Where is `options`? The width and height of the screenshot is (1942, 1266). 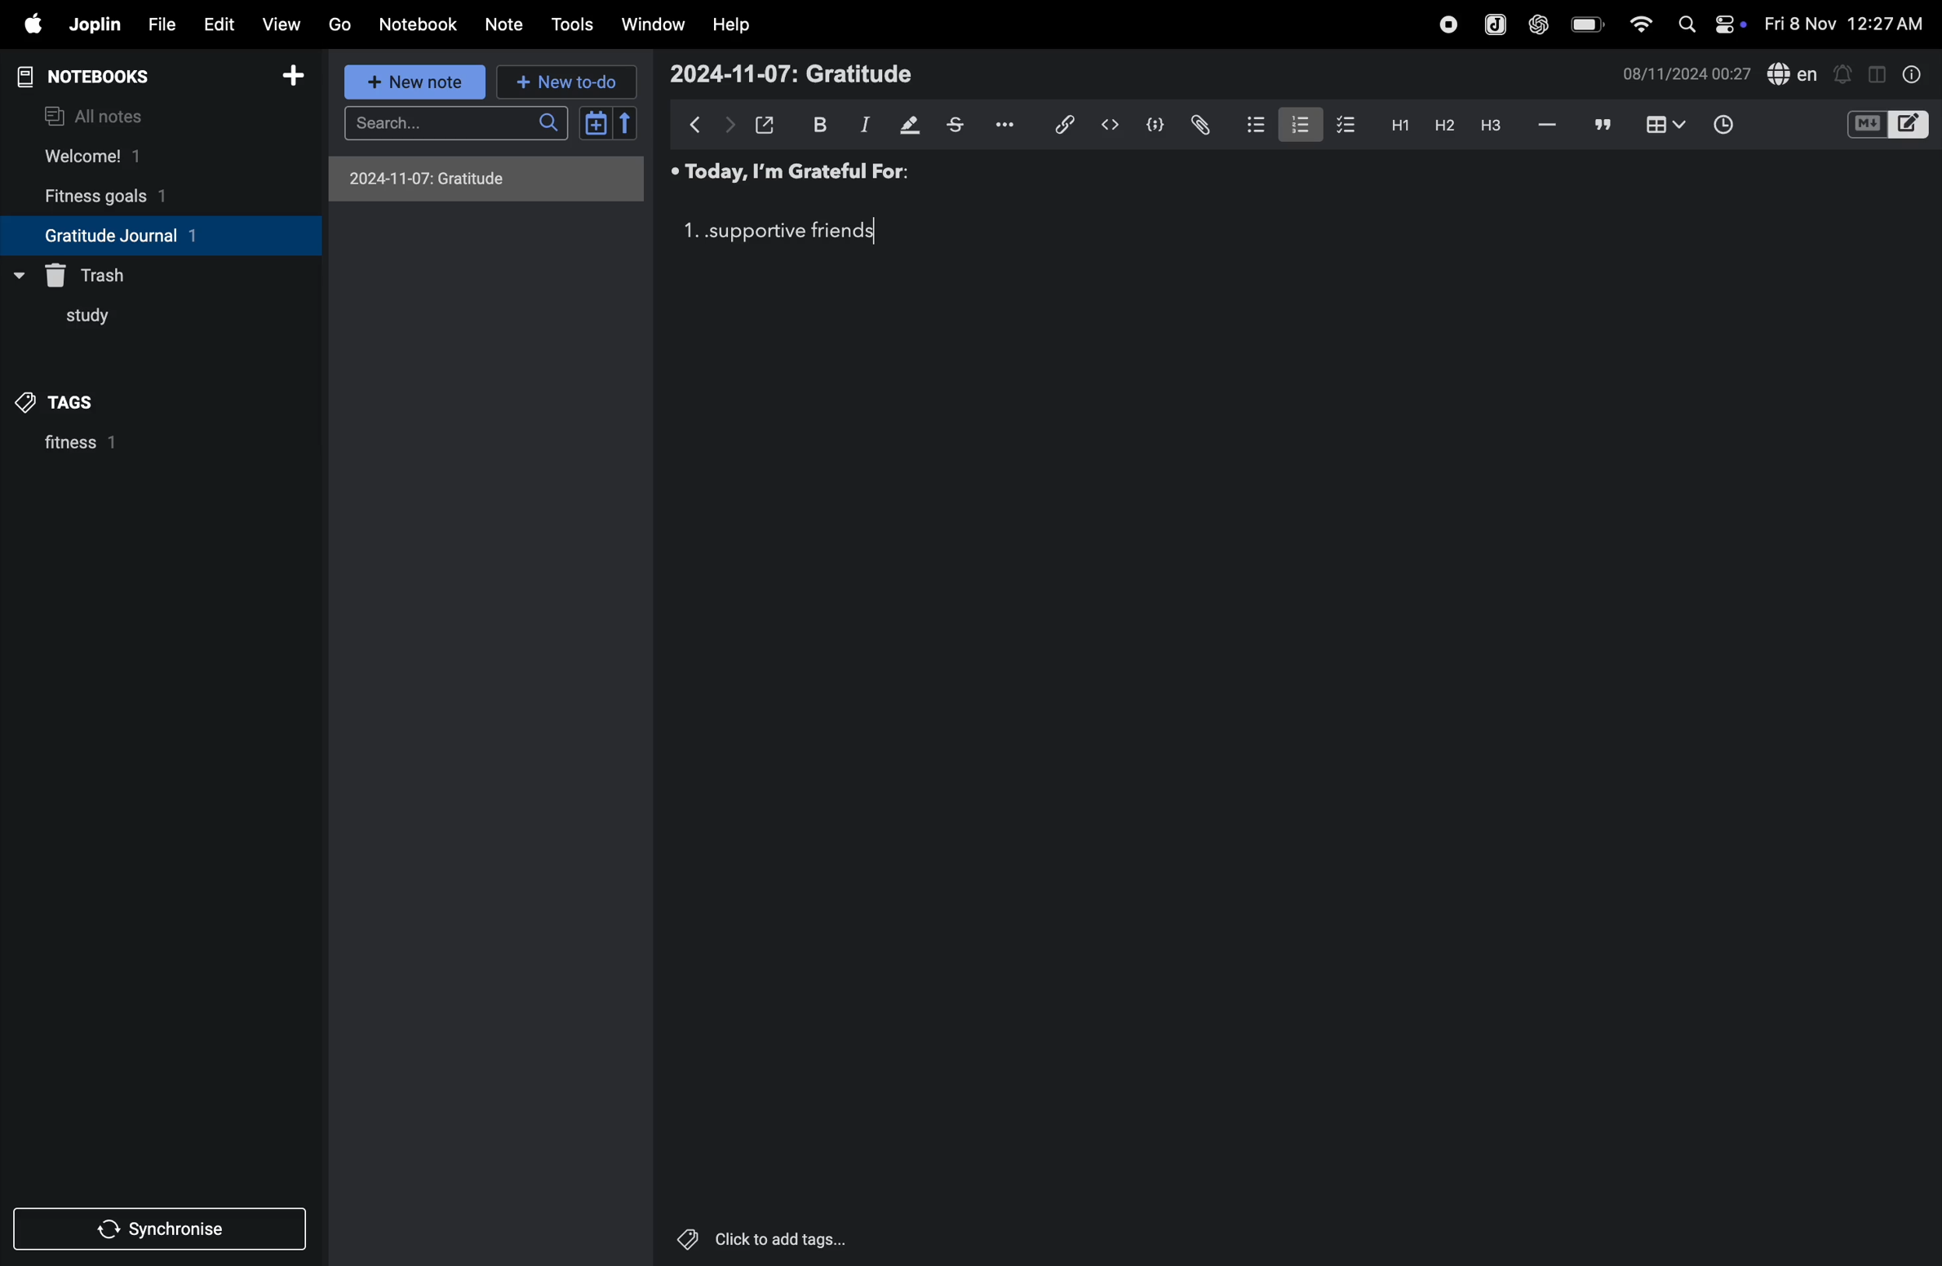 options is located at coordinates (1012, 123).